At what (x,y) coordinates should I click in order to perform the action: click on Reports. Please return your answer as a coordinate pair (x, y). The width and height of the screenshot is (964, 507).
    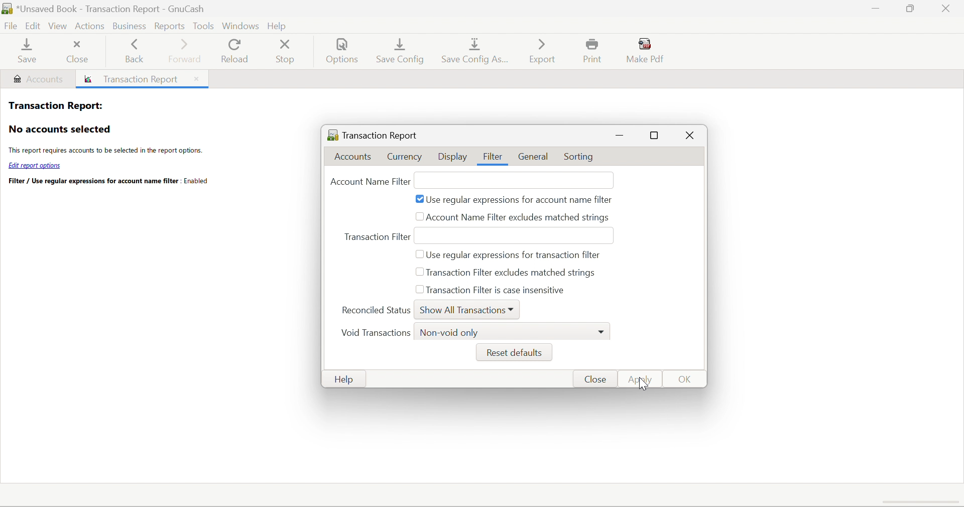
    Looking at the image, I should click on (171, 26).